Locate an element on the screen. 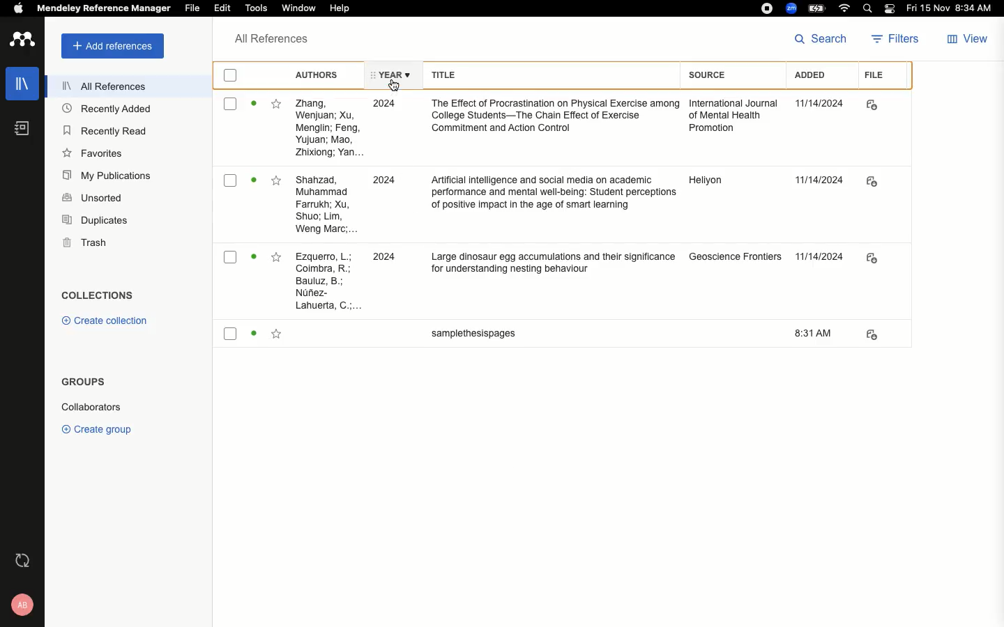  added  is located at coordinates (819, 184).